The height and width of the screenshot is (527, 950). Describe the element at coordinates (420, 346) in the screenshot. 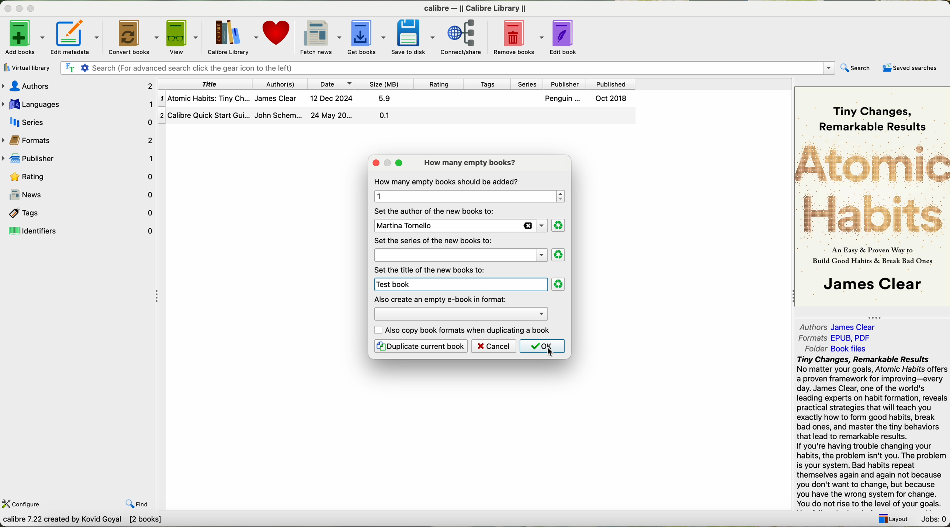

I see `duplicate current book` at that location.